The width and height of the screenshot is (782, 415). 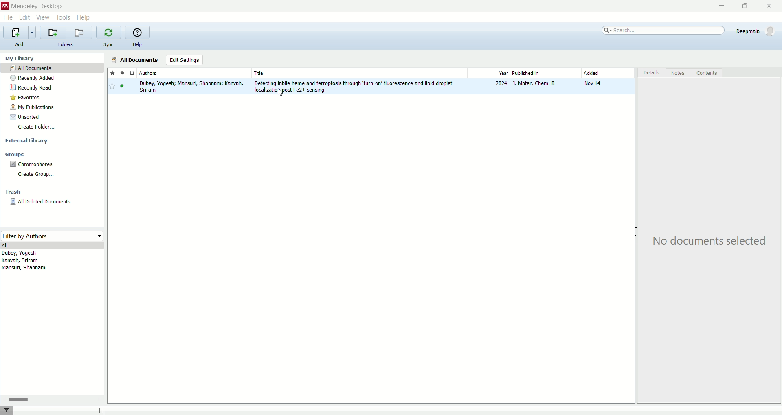 What do you see at coordinates (20, 44) in the screenshot?
I see `add` at bounding box center [20, 44].